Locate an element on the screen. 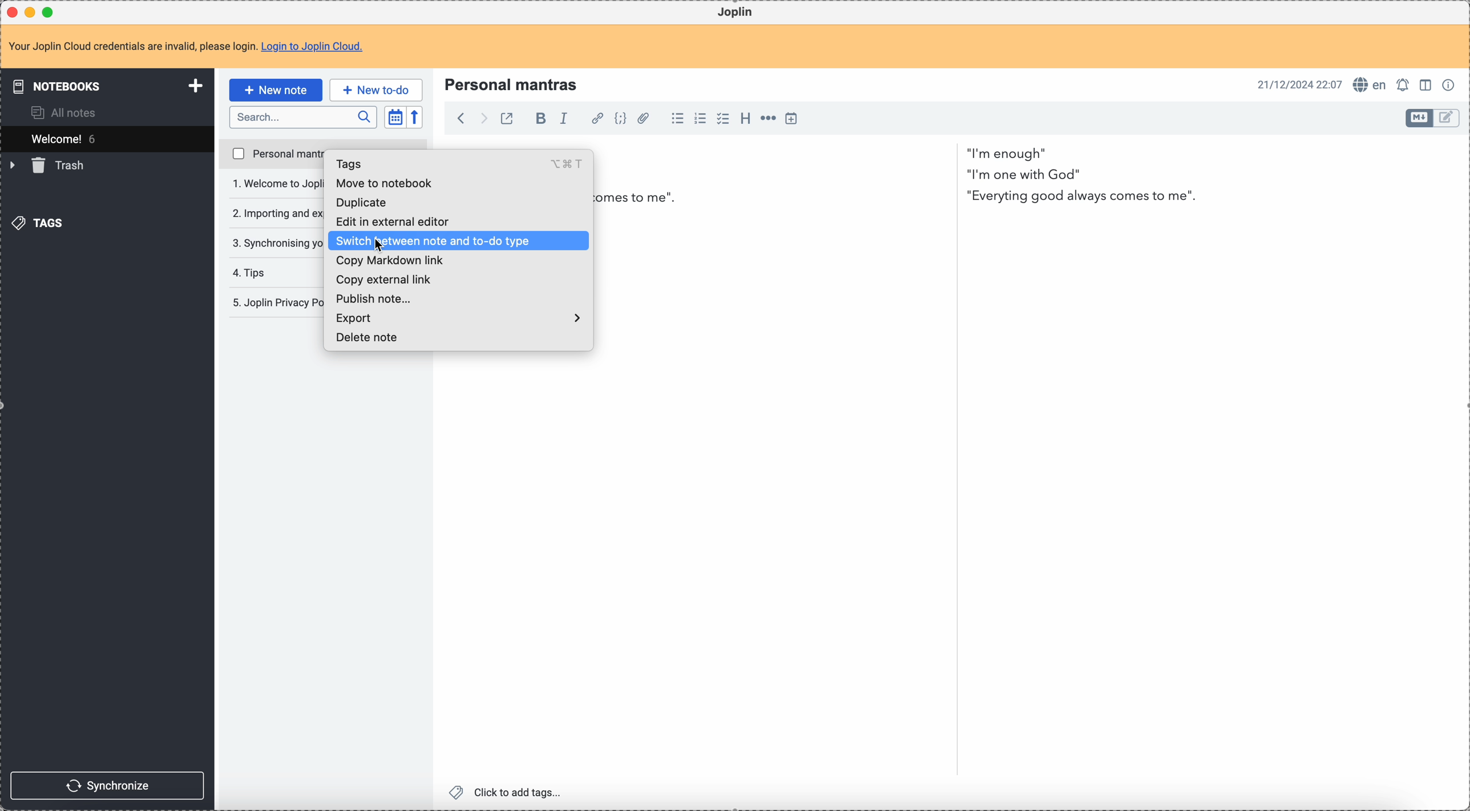  toggle edit layout is located at coordinates (1427, 85).